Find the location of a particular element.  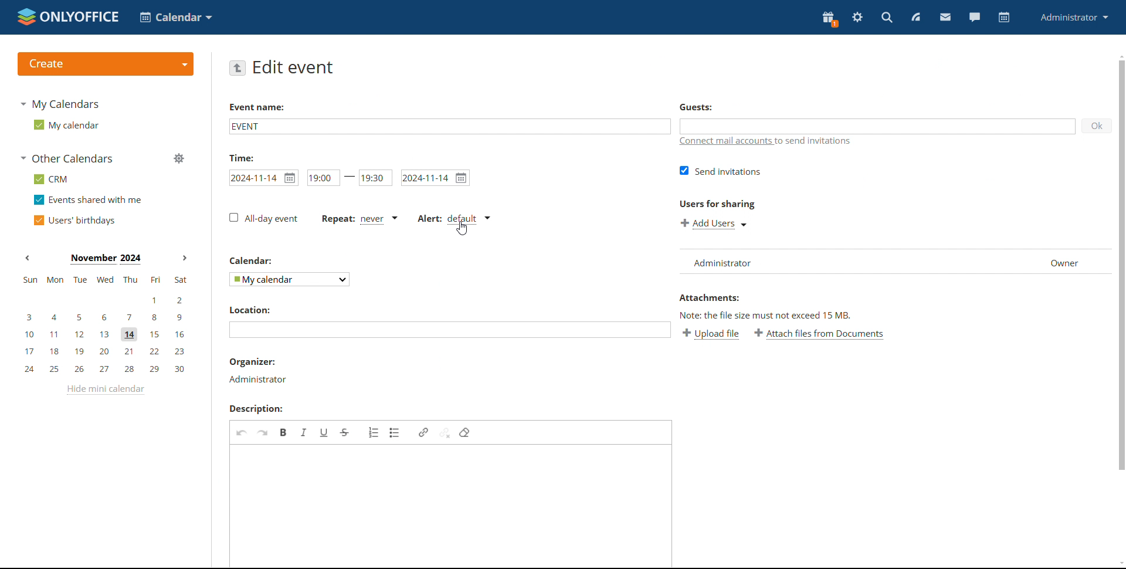

end time is located at coordinates (375, 178).